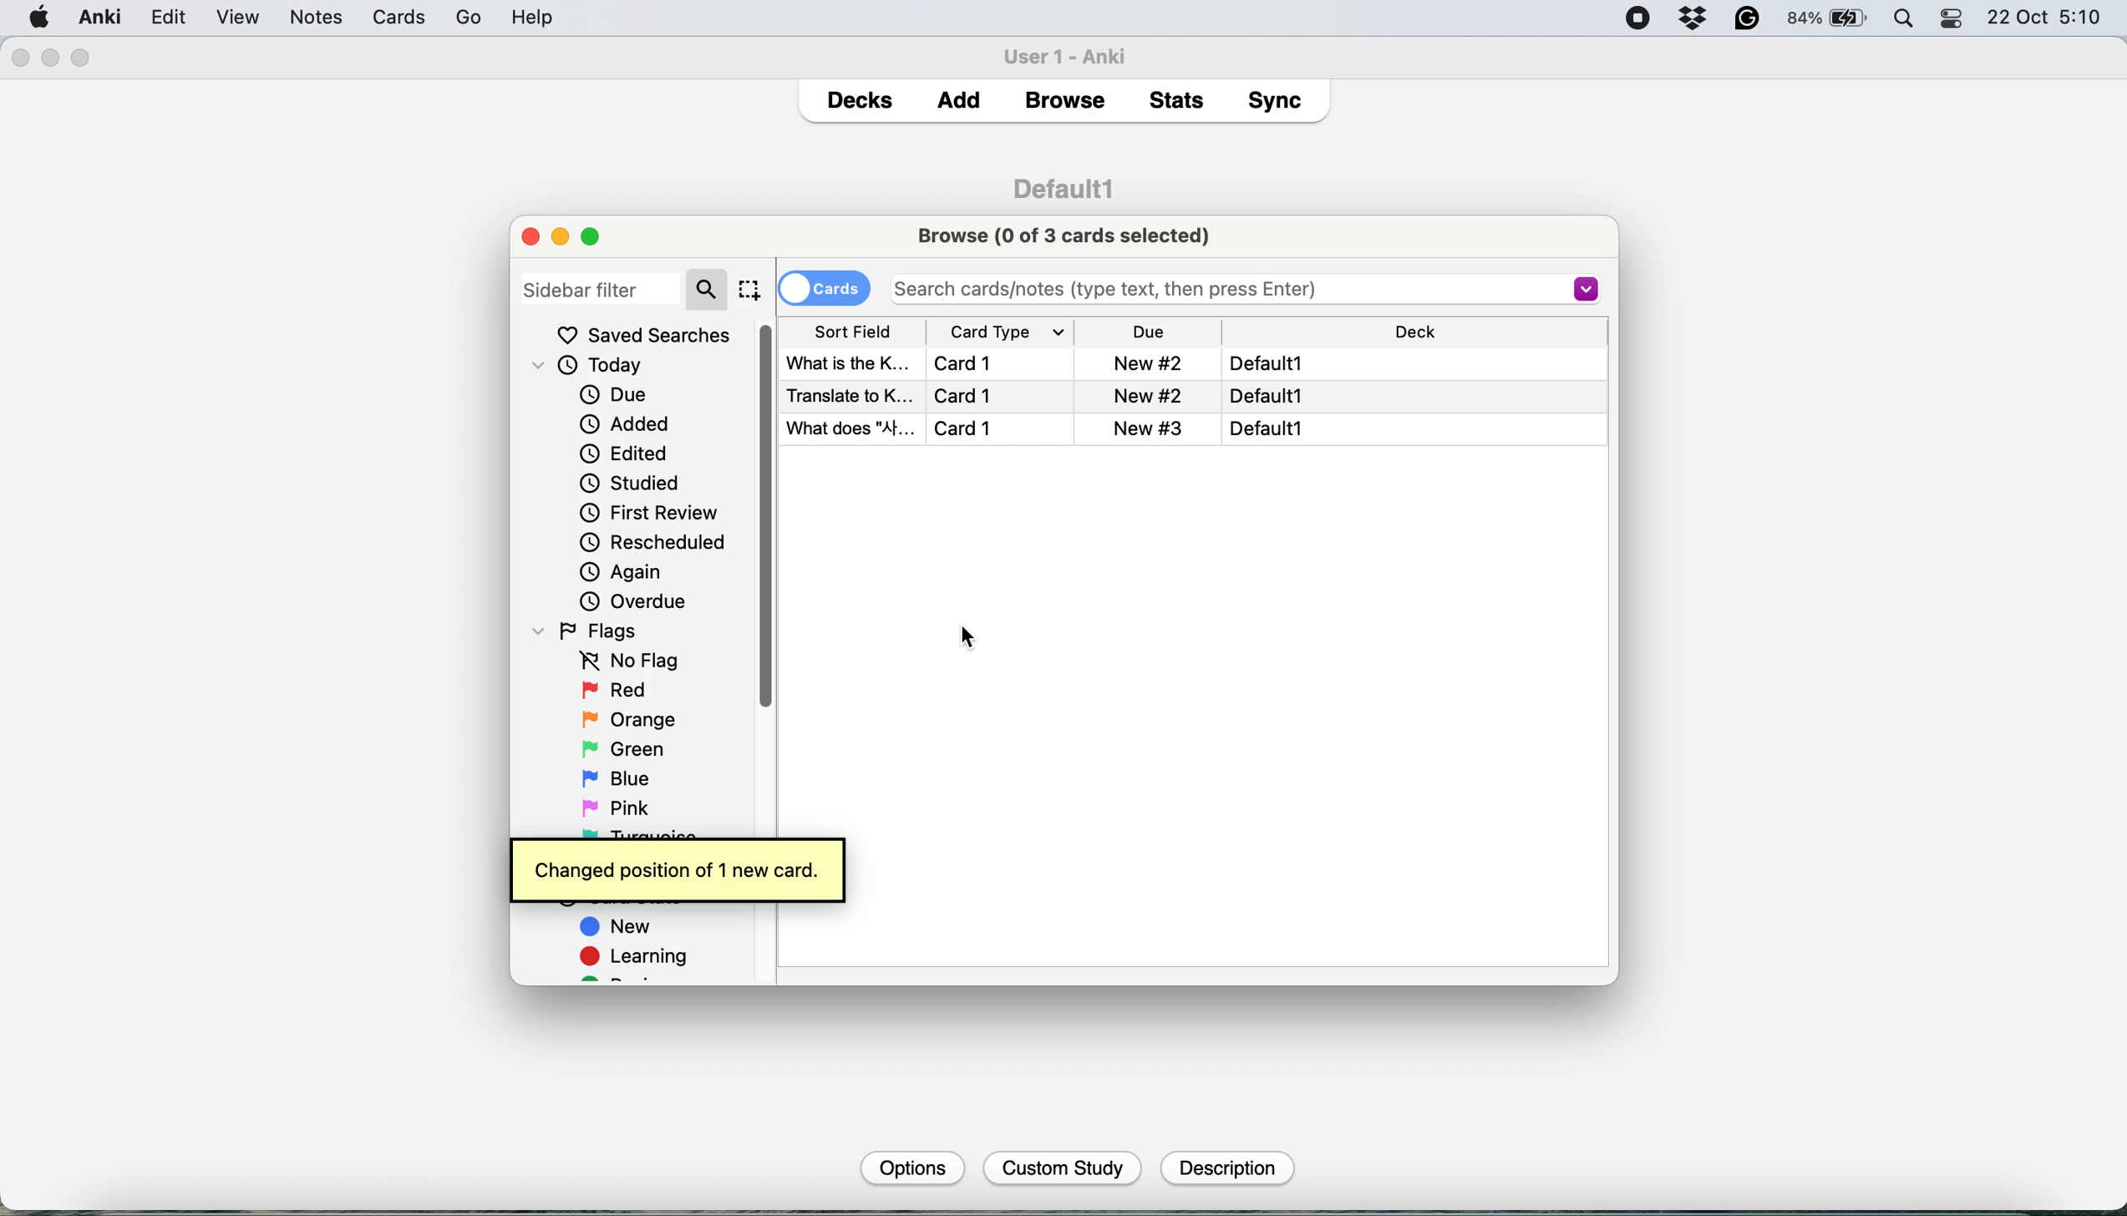 Image resolution: width=2127 pixels, height=1216 pixels. Describe the element at coordinates (451, 17) in the screenshot. I see `help` at that location.